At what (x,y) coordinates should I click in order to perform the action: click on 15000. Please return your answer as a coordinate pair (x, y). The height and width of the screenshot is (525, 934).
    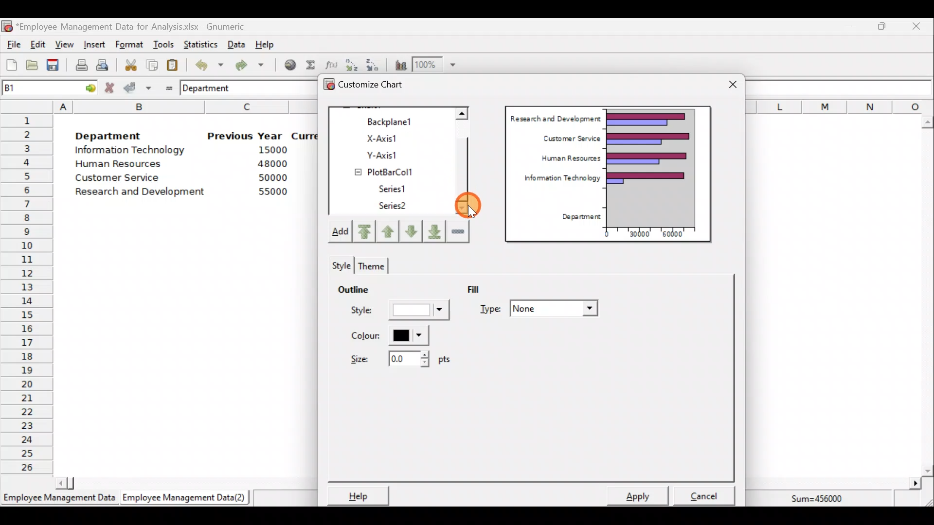
    Looking at the image, I should click on (269, 149).